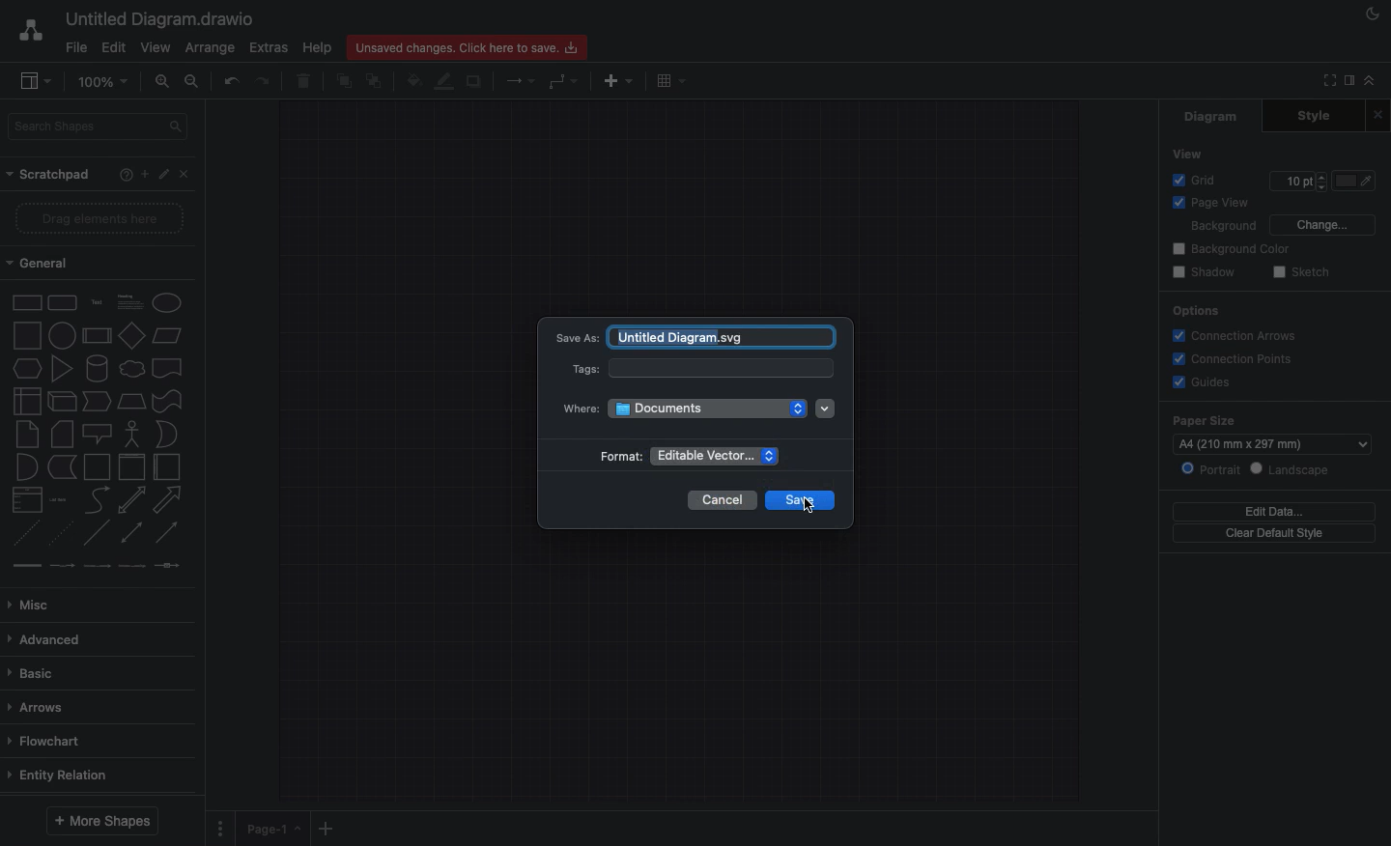  What do you see at coordinates (1213, 116) in the screenshot?
I see `Diagram` at bounding box center [1213, 116].